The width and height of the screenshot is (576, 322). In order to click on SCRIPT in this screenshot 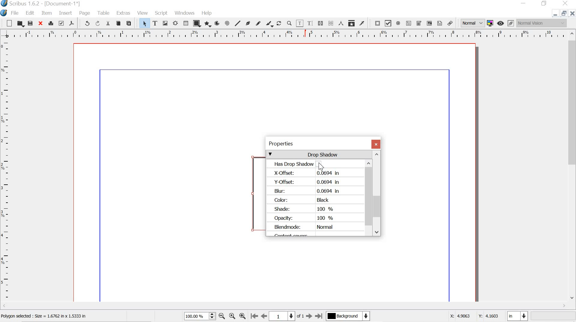, I will do `click(161, 12)`.